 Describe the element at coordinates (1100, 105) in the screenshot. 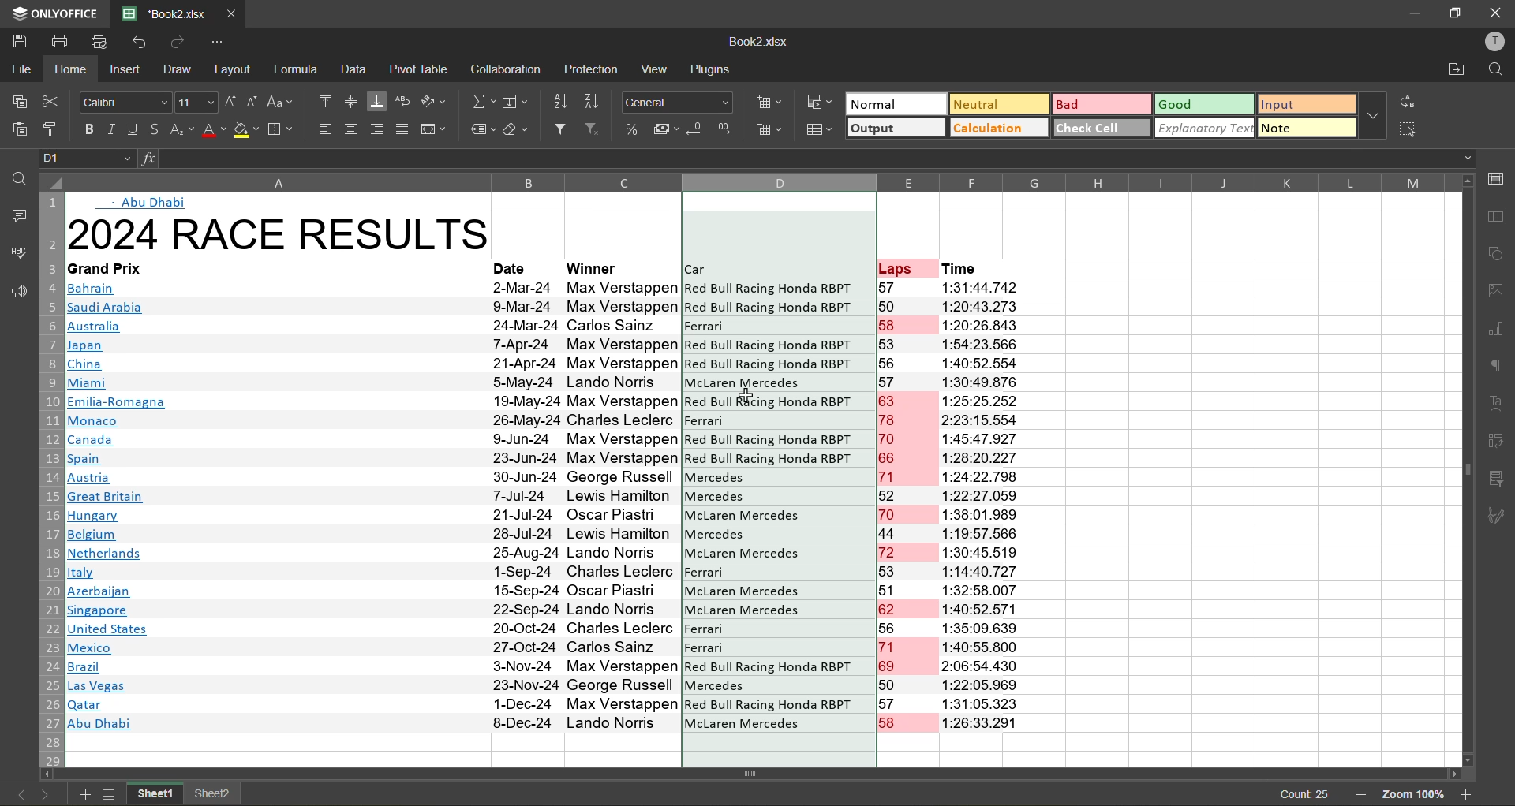

I see `bad` at that location.